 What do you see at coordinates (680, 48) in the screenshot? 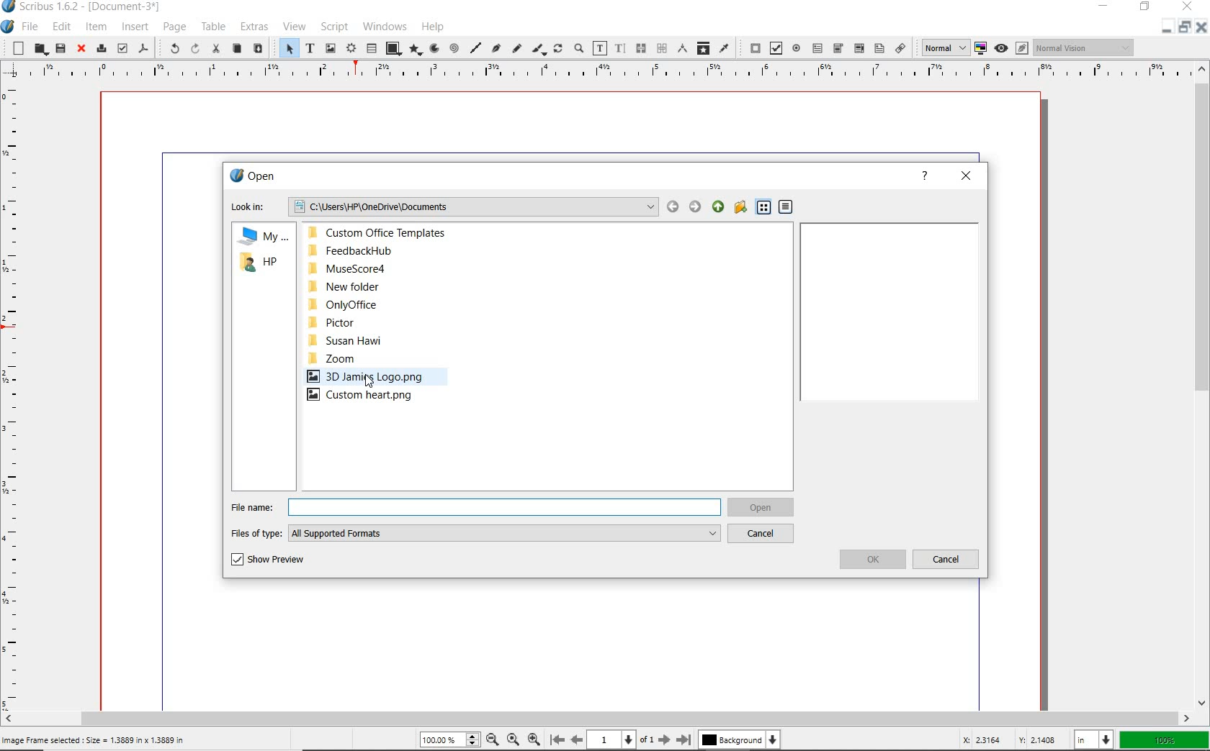
I see `measurements` at bounding box center [680, 48].